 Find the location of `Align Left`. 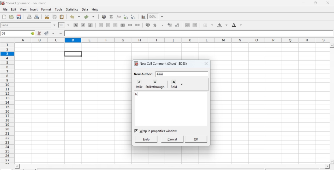

Align Left is located at coordinates (100, 25).